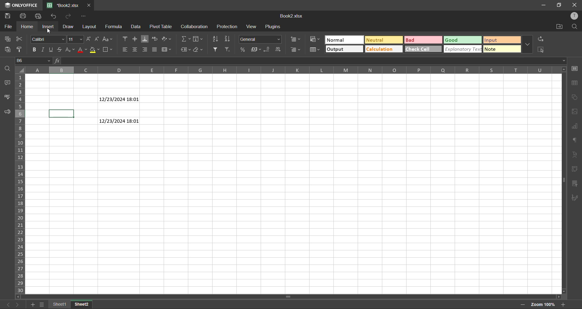 The height and width of the screenshot is (309, 582). Describe the element at coordinates (576, 155) in the screenshot. I see `text` at that location.